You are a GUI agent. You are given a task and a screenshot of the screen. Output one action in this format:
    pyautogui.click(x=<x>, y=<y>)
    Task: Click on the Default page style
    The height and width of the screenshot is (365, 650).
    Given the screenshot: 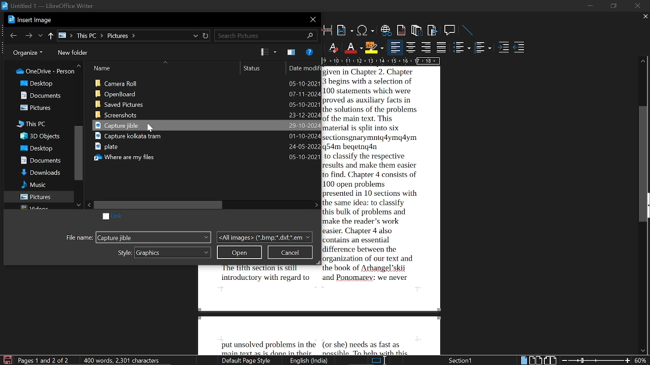 What is the action you would take?
    pyautogui.click(x=248, y=361)
    